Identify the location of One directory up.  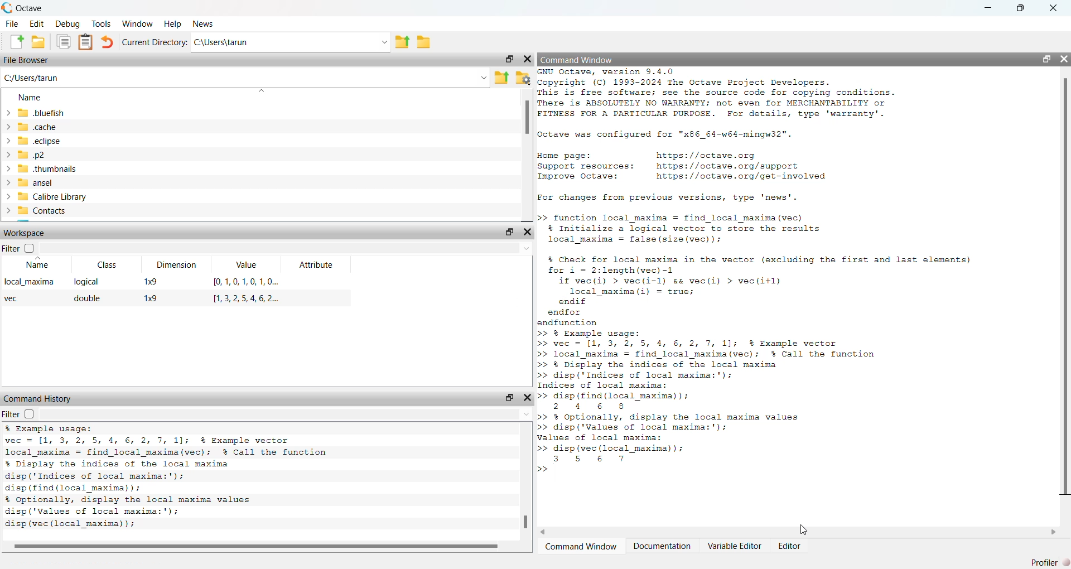
(402, 41).